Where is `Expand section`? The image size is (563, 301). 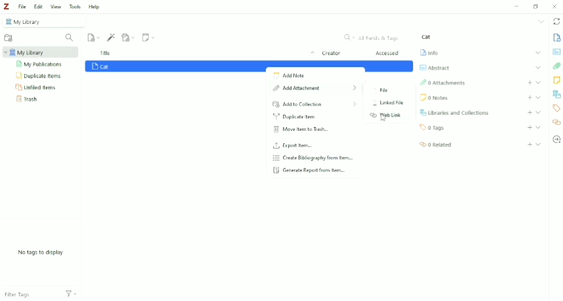 Expand section is located at coordinates (538, 127).